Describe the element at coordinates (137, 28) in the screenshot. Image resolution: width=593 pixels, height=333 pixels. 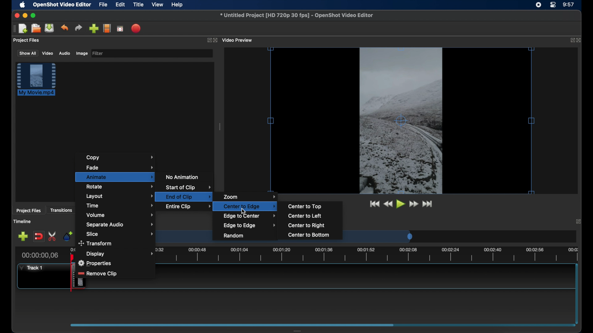
I see `export video` at that location.